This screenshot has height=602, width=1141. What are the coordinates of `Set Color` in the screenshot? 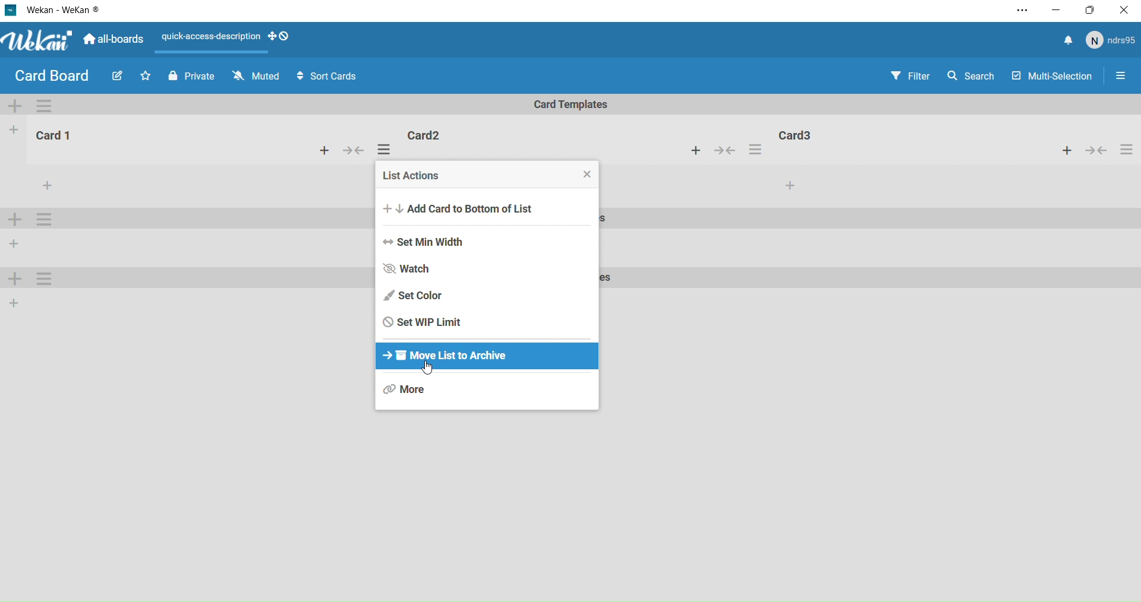 It's located at (419, 296).